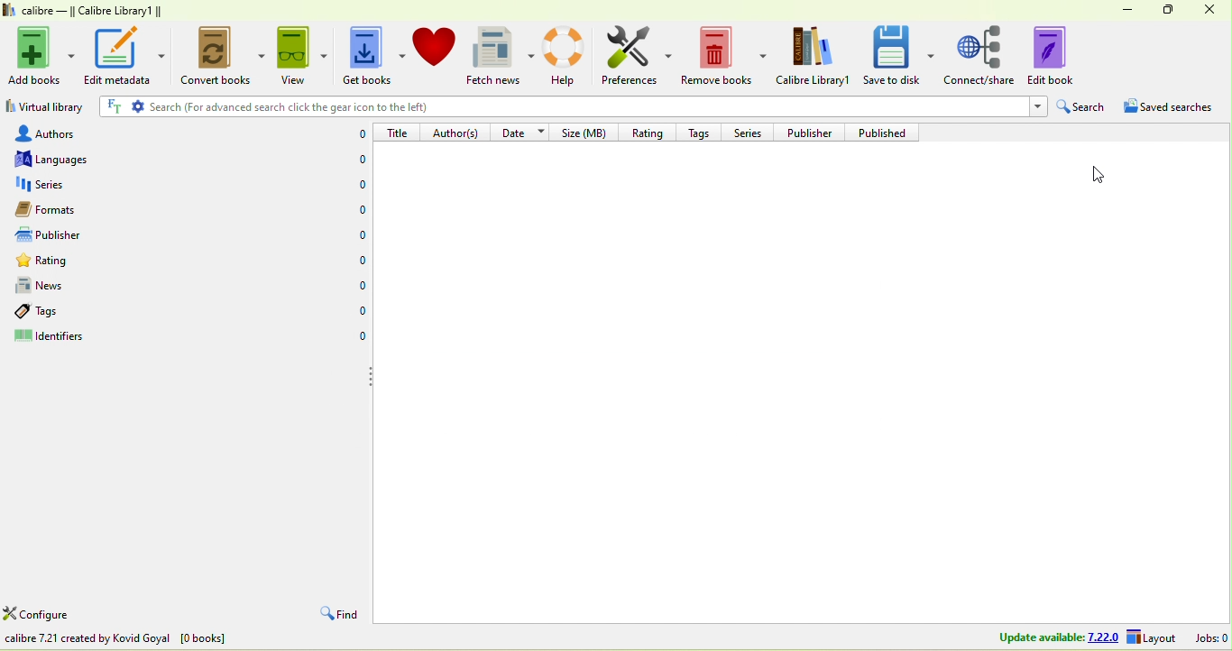 The image size is (1232, 651). What do you see at coordinates (1082, 107) in the screenshot?
I see `search` at bounding box center [1082, 107].